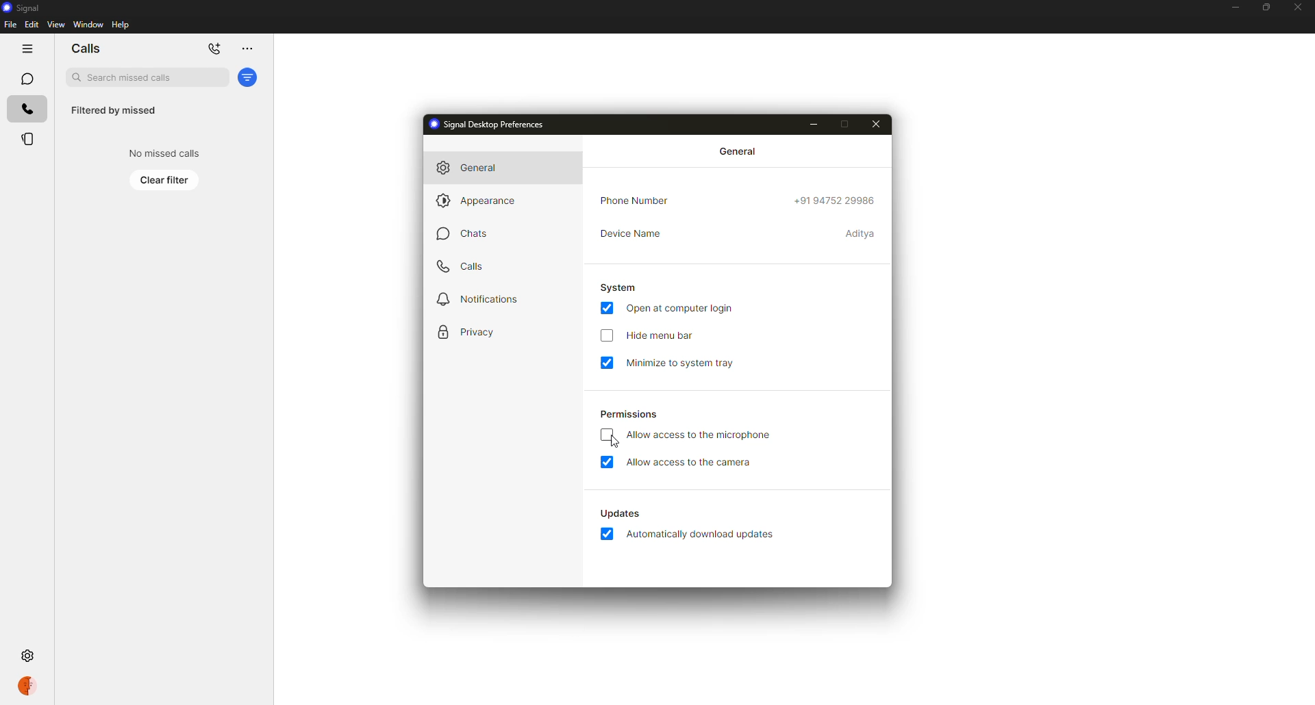 This screenshot has height=705, width=1315. I want to click on system, so click(621, 287).